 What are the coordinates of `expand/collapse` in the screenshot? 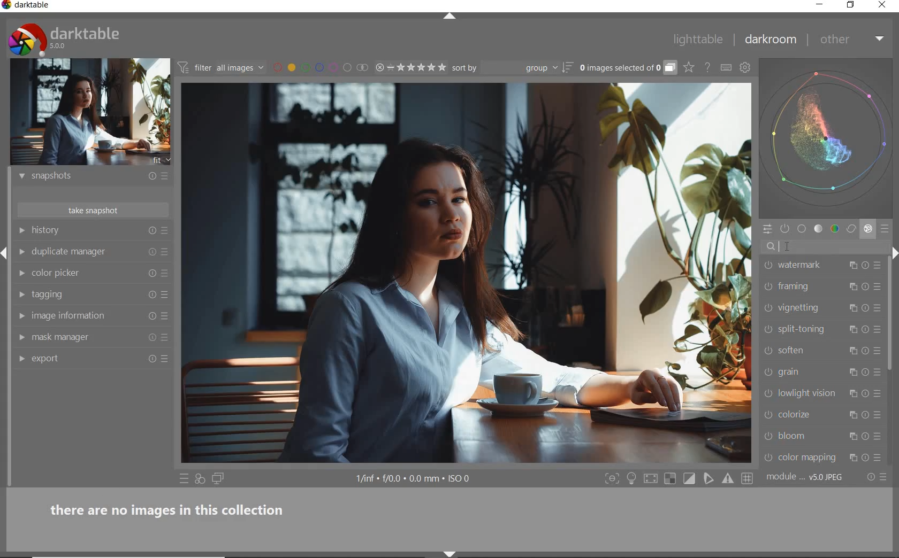 It's located at (454, 17).